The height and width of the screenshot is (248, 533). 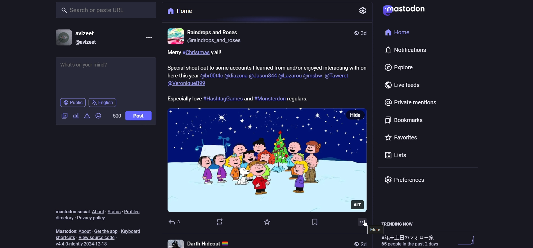 What do you see at coordinates (402, 137) in the screenshot?
I see `favorite` at bounding box center [402, 137].